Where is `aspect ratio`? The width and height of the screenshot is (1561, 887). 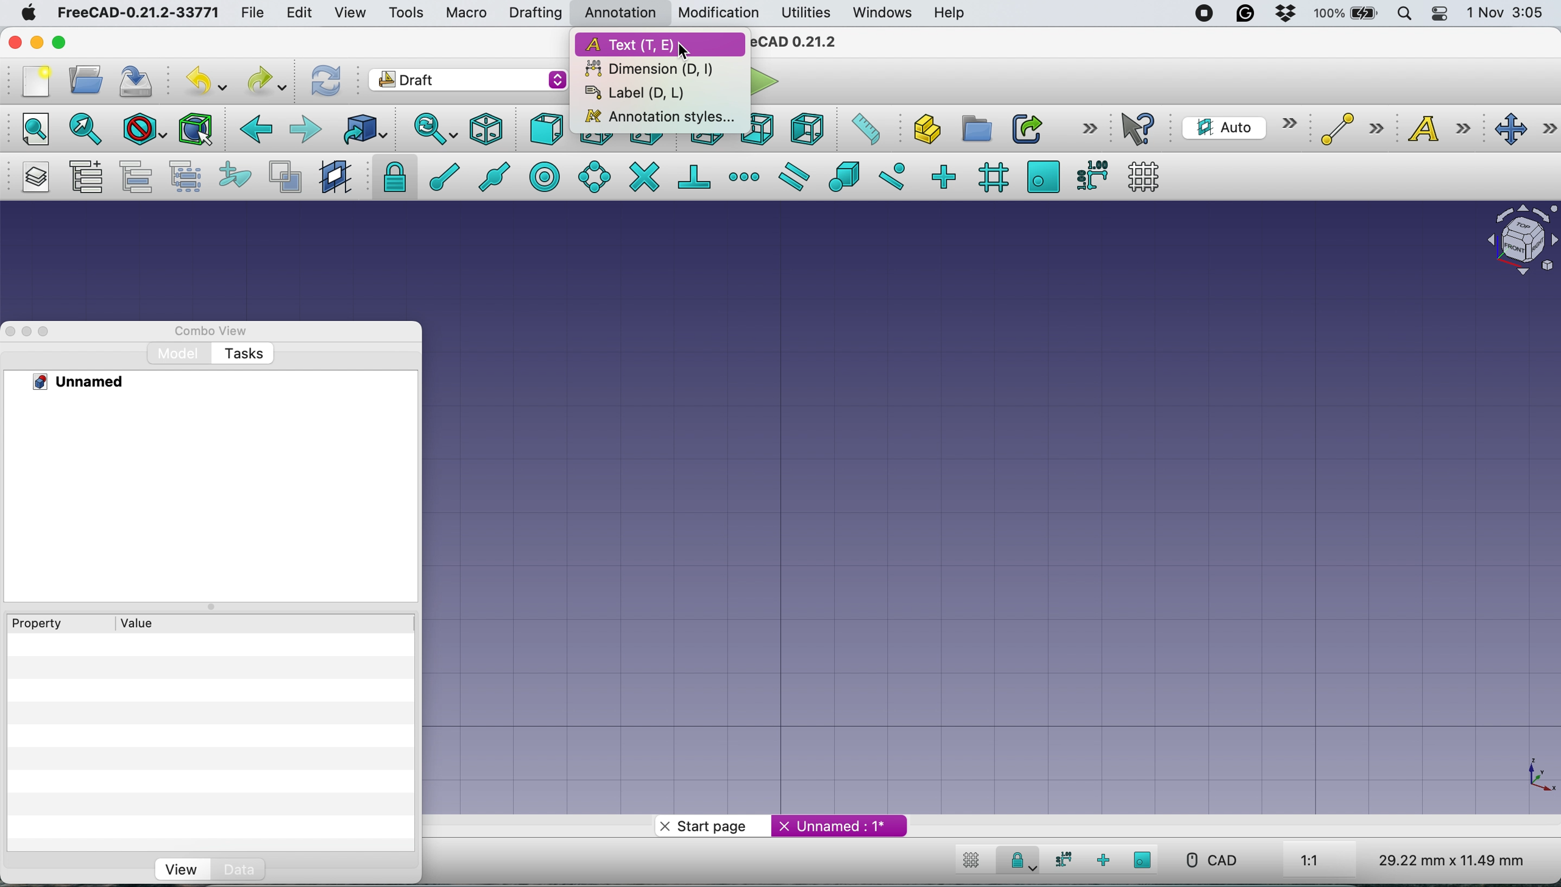
aspect ratio is located at coordinates (1322, 858).